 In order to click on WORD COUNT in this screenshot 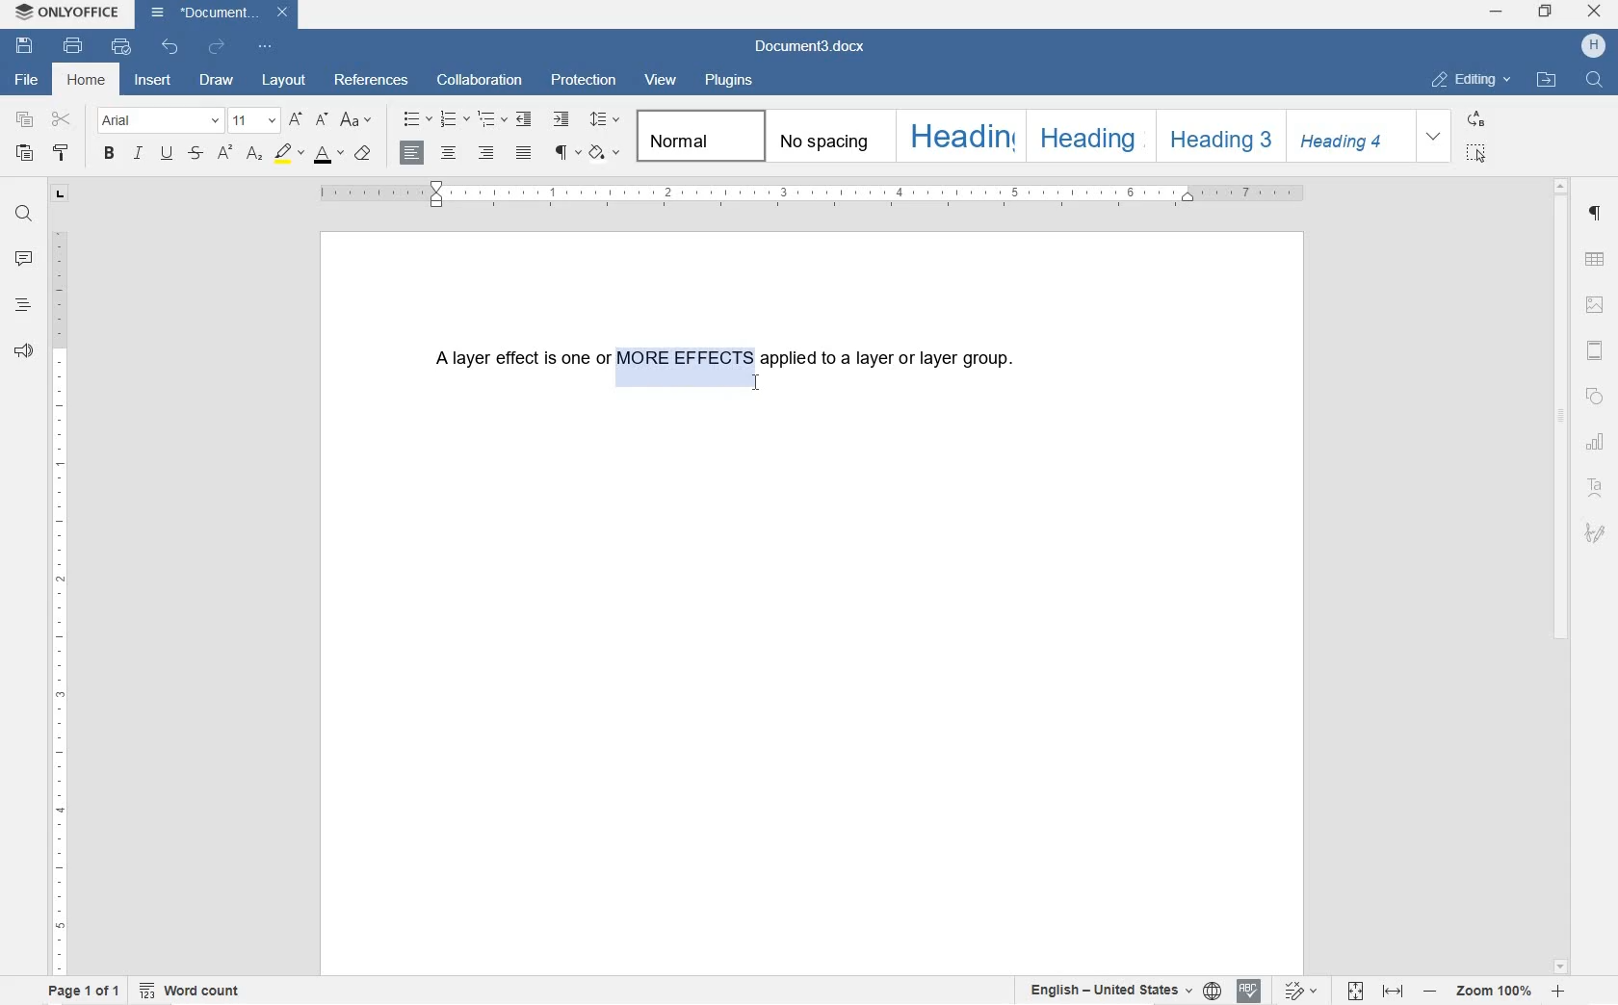, I will do `click(190, 991)`.